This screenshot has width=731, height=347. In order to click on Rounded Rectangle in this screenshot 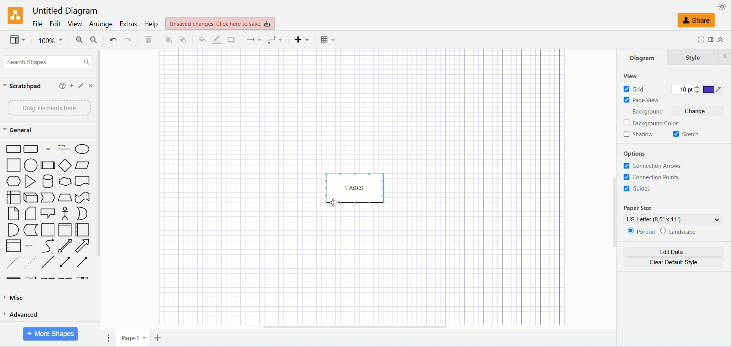, I will do `click(32, 148)`.